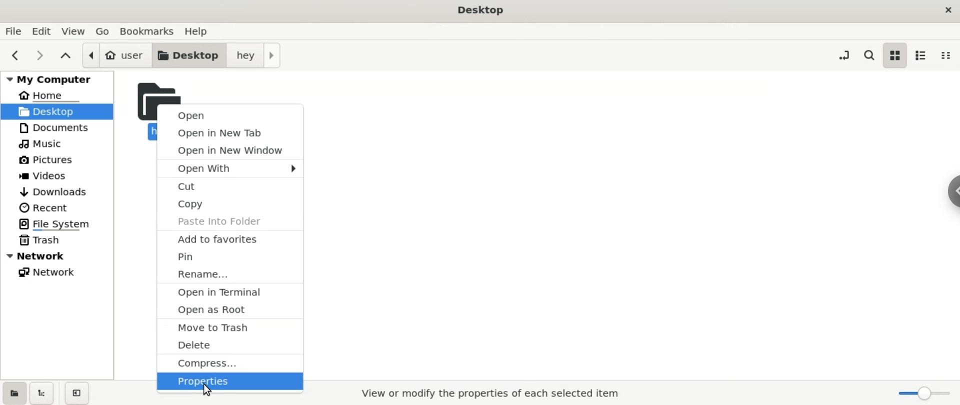  What do you see at coordinates (57, 238) in the screenshot?
I see `trash` at bounding box center [57, 238].